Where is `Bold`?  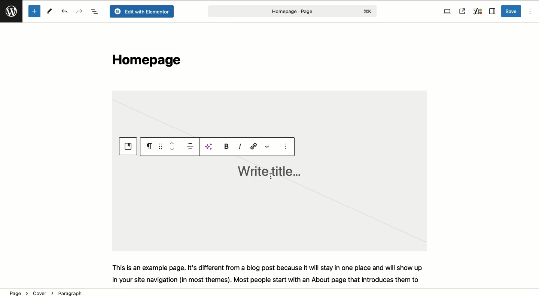
Bold is located at coordinates (226, 146).